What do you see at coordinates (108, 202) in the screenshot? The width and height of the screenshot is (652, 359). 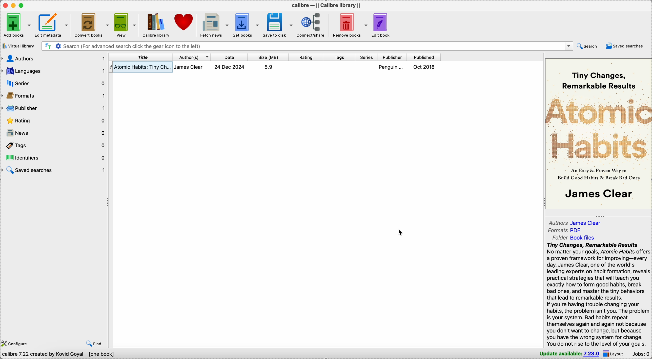 I see `toggle expand/contract` at bounding box center [108, 202].